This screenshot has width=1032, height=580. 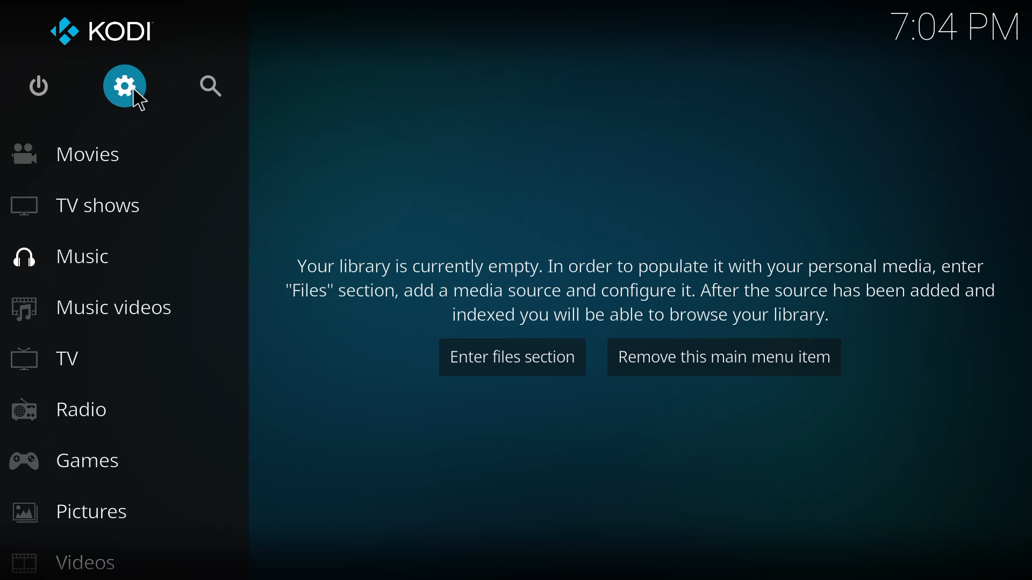 I want to click on videos, so click(x=69, y=564).